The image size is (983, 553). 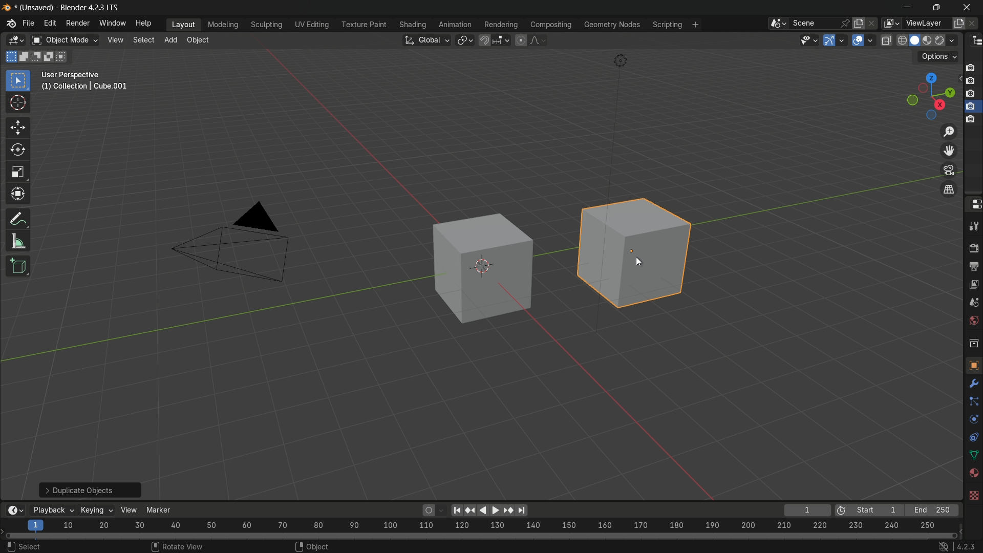 What do you see at coordinates (937, 57) in the screenshot?
I see `options menu` at bounding box center [937, 57].